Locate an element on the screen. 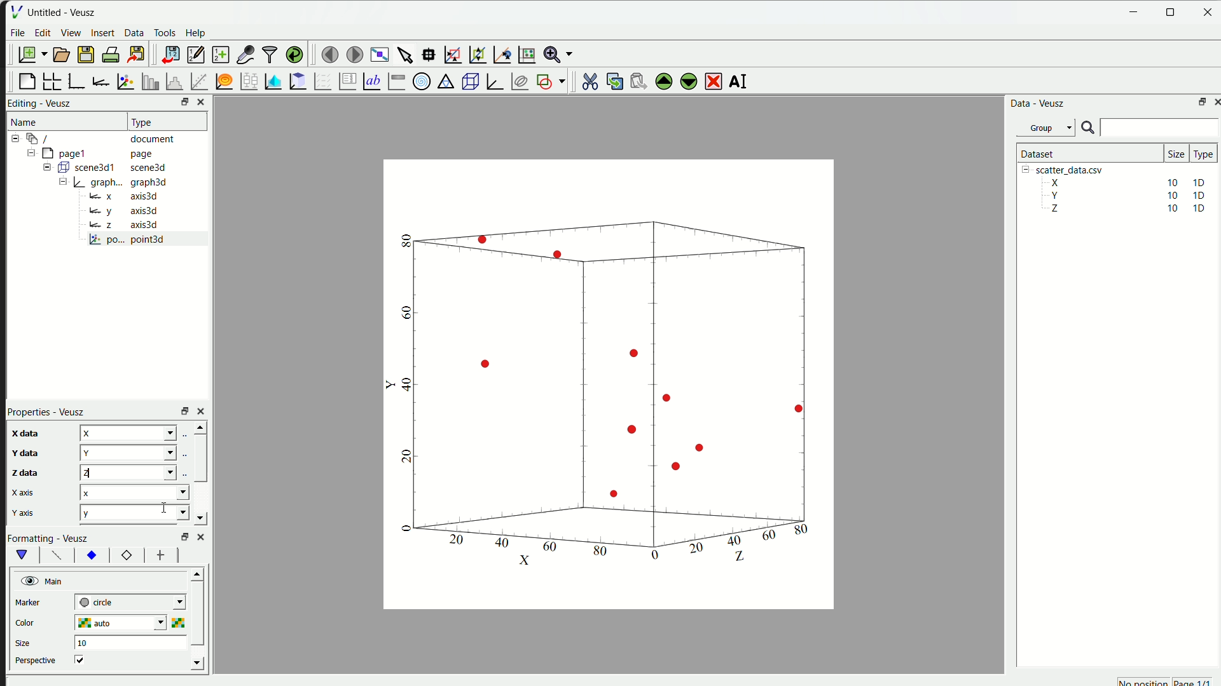 The image size is (1221, 686). Y 10 10 is located at coordinates (1123, 196).